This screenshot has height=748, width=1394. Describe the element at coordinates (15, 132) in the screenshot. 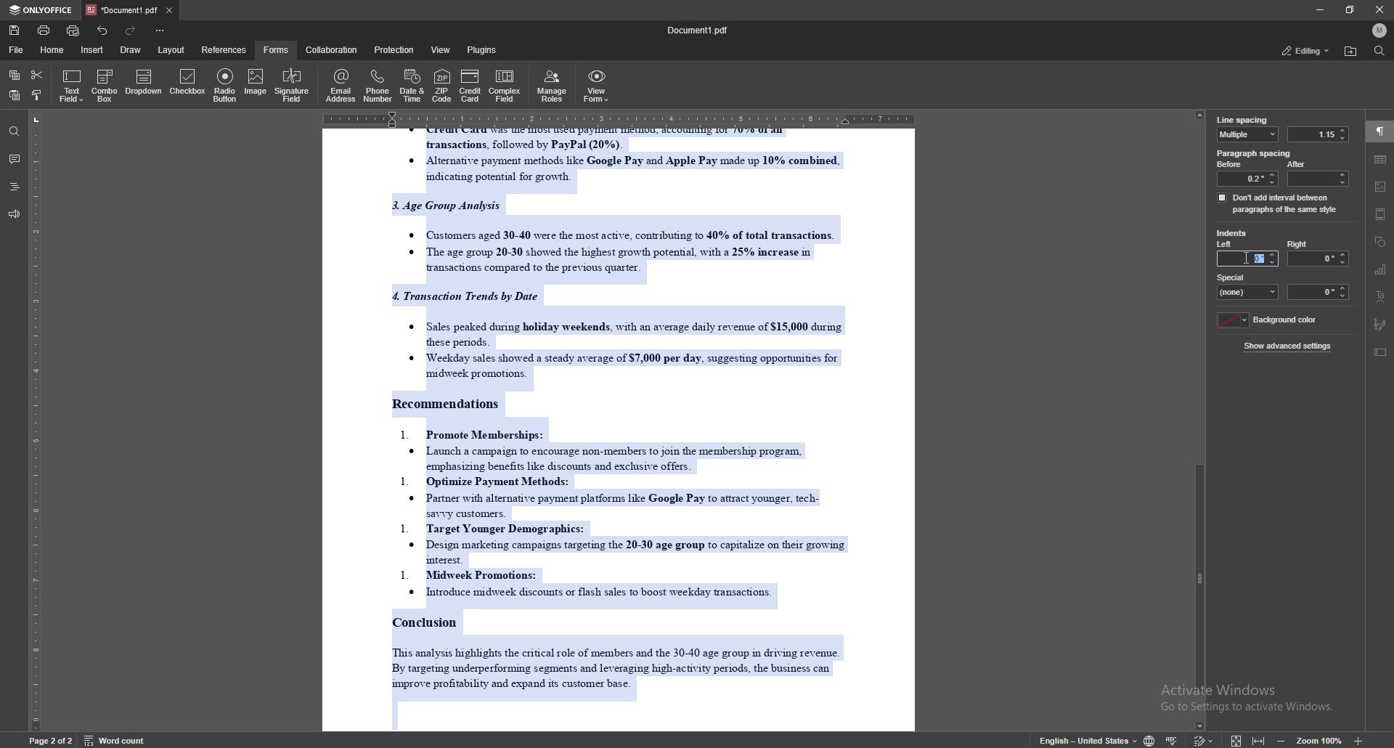

I see `find` at that location.